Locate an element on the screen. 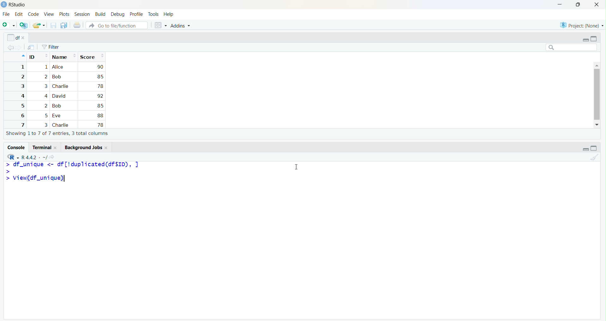 The height and width of the screenshot is (321, 606). close is located at coordinates (25, 38).